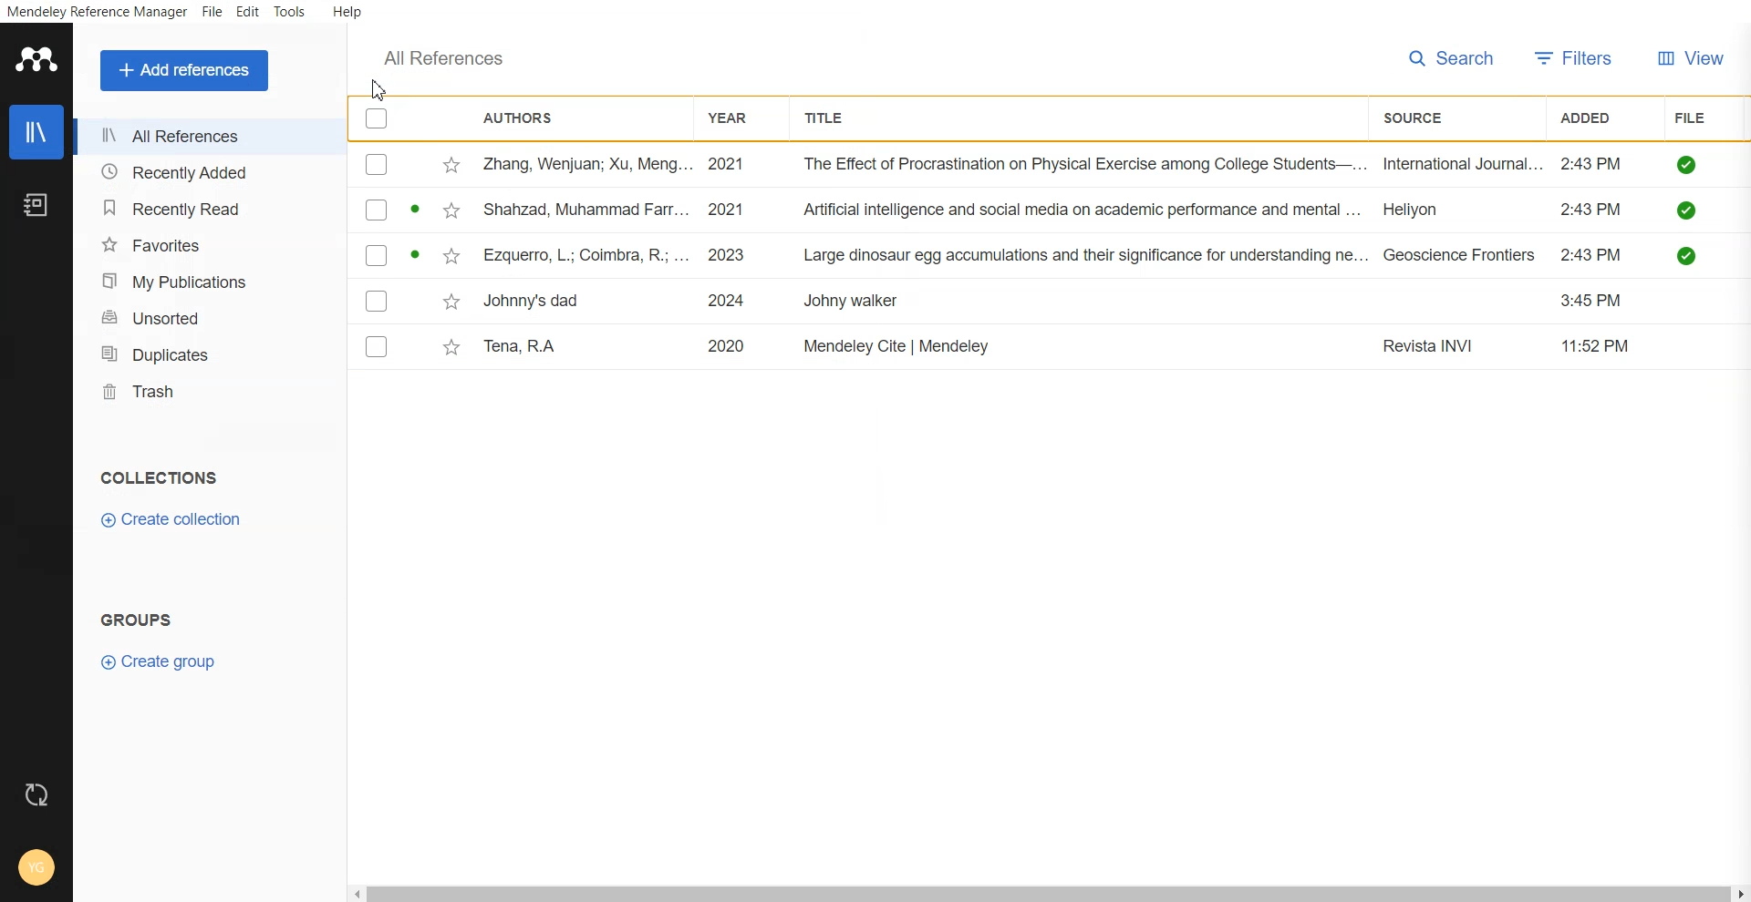 The image size is (1751, 902). What do you see at coordinates (202, 244) in the screenshot?
I see `Favorites` at bounding box center [202, 244].